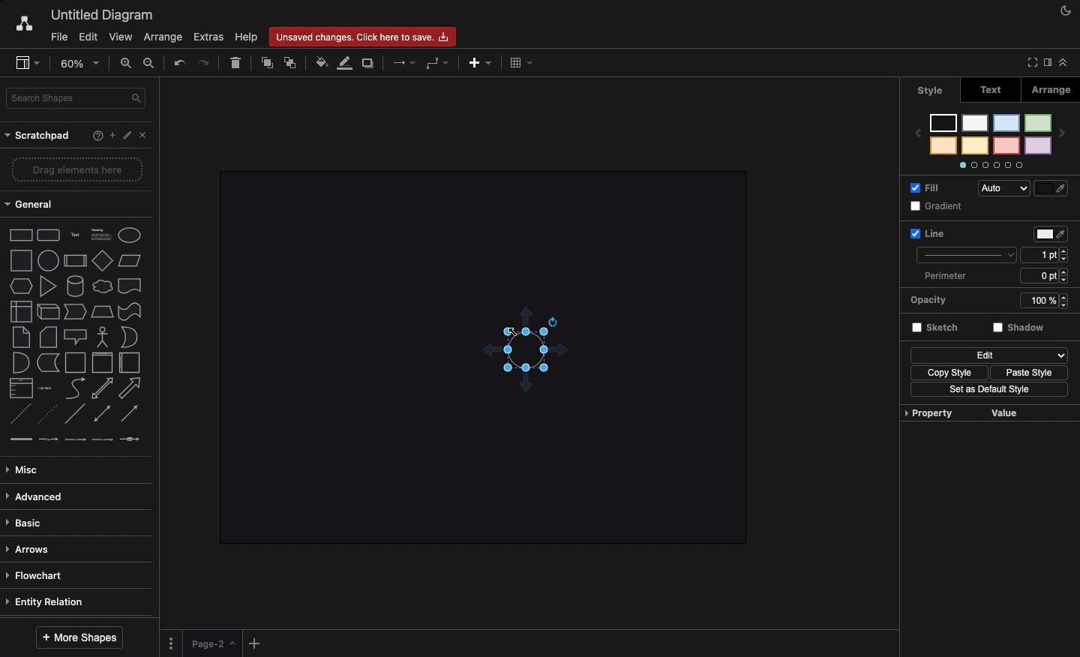 This screenshot has width=1080, height=657. What do you see at coordinates (989, 353) in the screenshot?
I see `Edit` at bounding box center [989, 353].